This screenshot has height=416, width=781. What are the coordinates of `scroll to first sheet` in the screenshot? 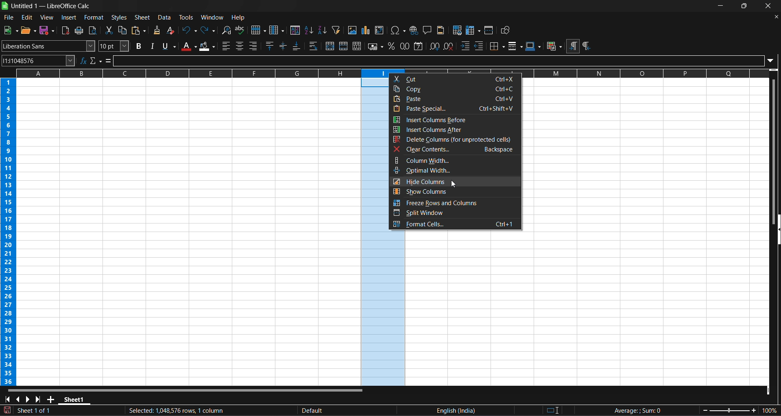 It's located at (7, 399).